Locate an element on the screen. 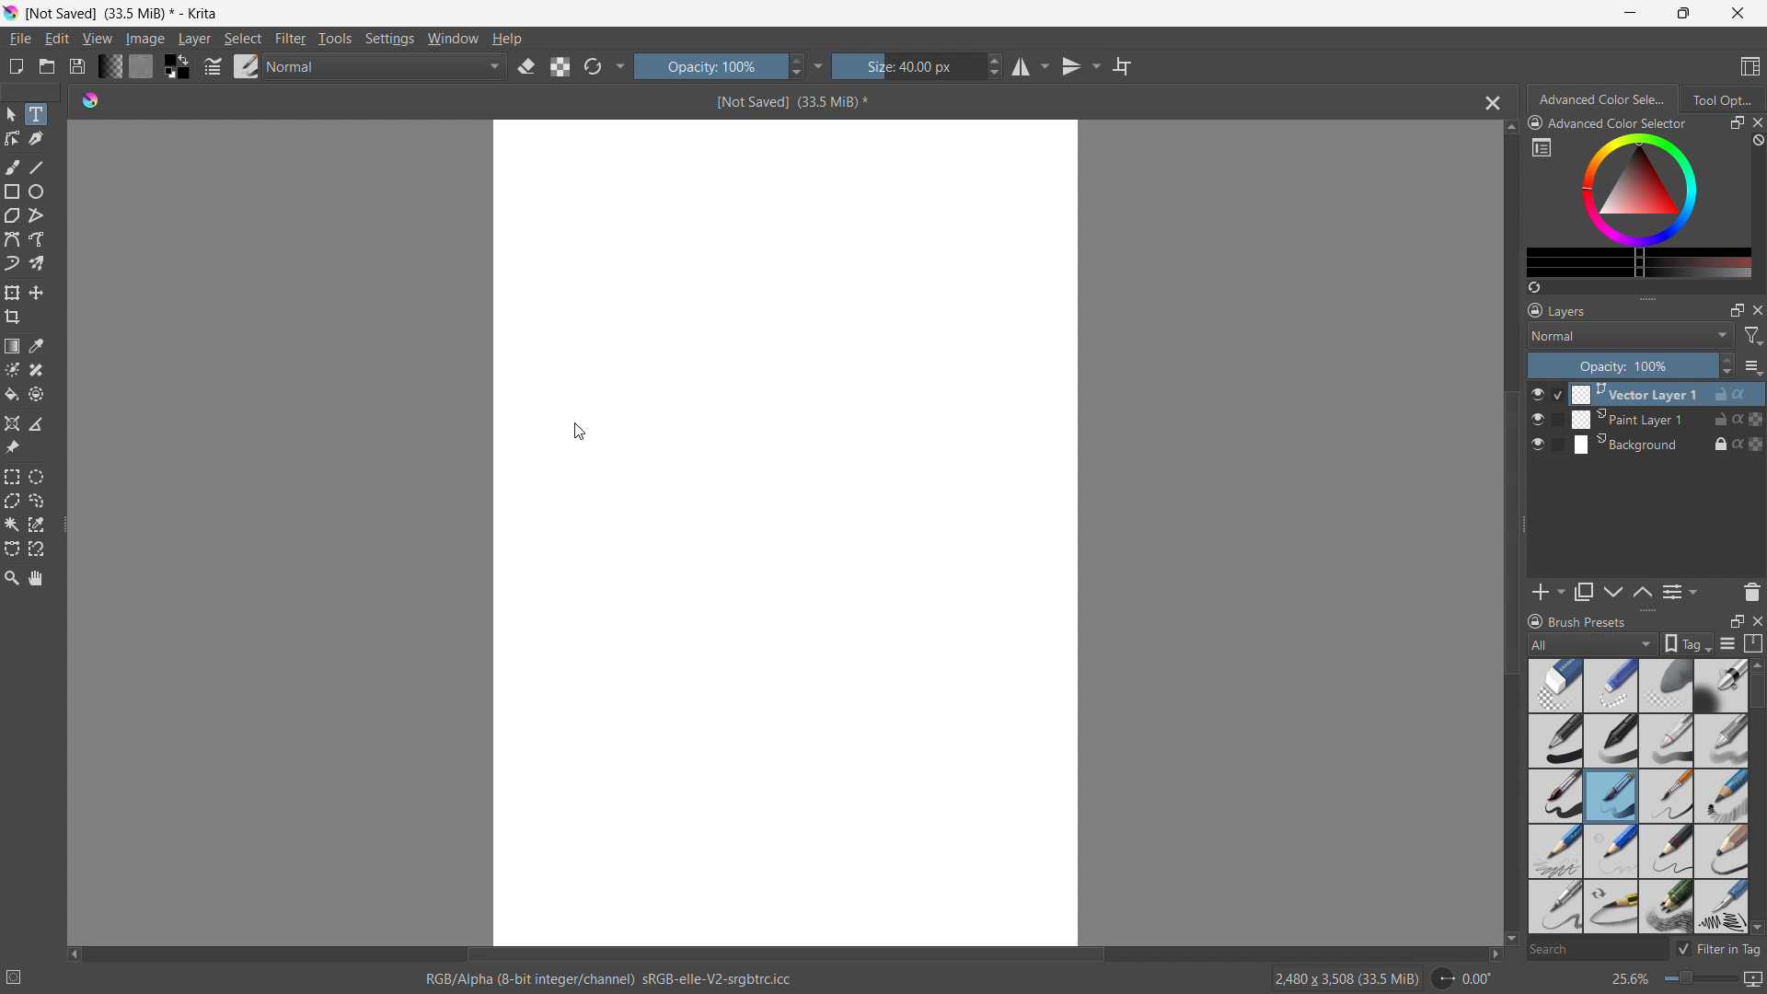 The width and height of the screenshot is (1767, 994). more settings is located at coordinates (1542, 146).